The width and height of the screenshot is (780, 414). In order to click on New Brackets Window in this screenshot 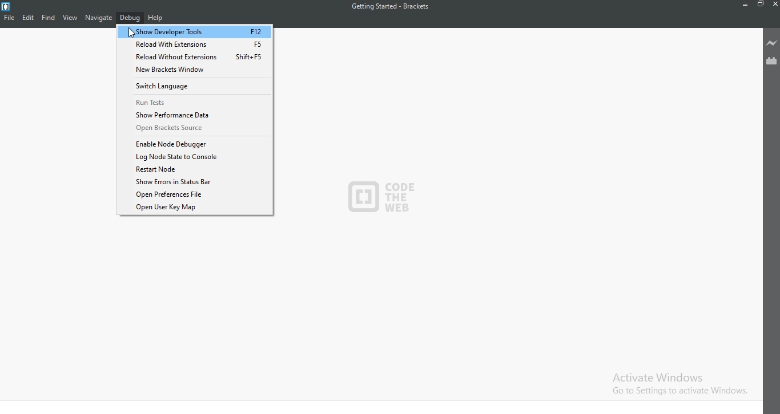, I will do `click(198, 71)`.